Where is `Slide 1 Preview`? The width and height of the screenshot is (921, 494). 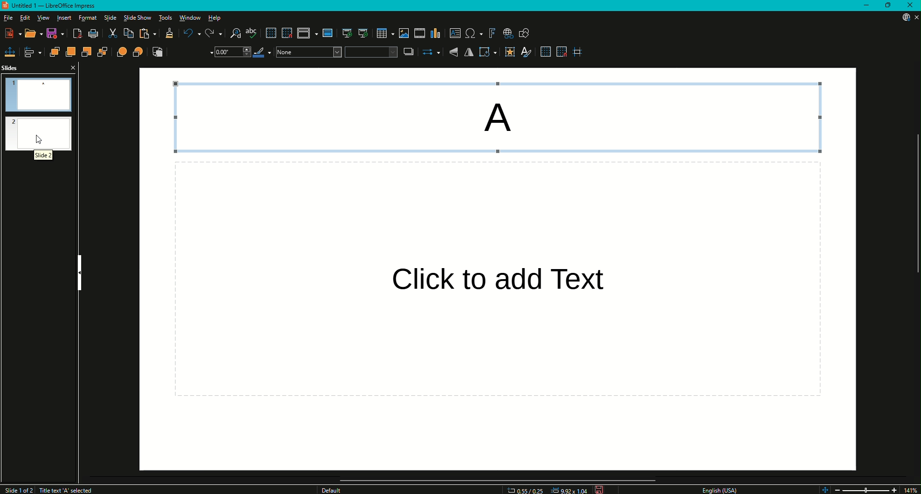
Slide 1 Preview is located at coordinates (39, 94).